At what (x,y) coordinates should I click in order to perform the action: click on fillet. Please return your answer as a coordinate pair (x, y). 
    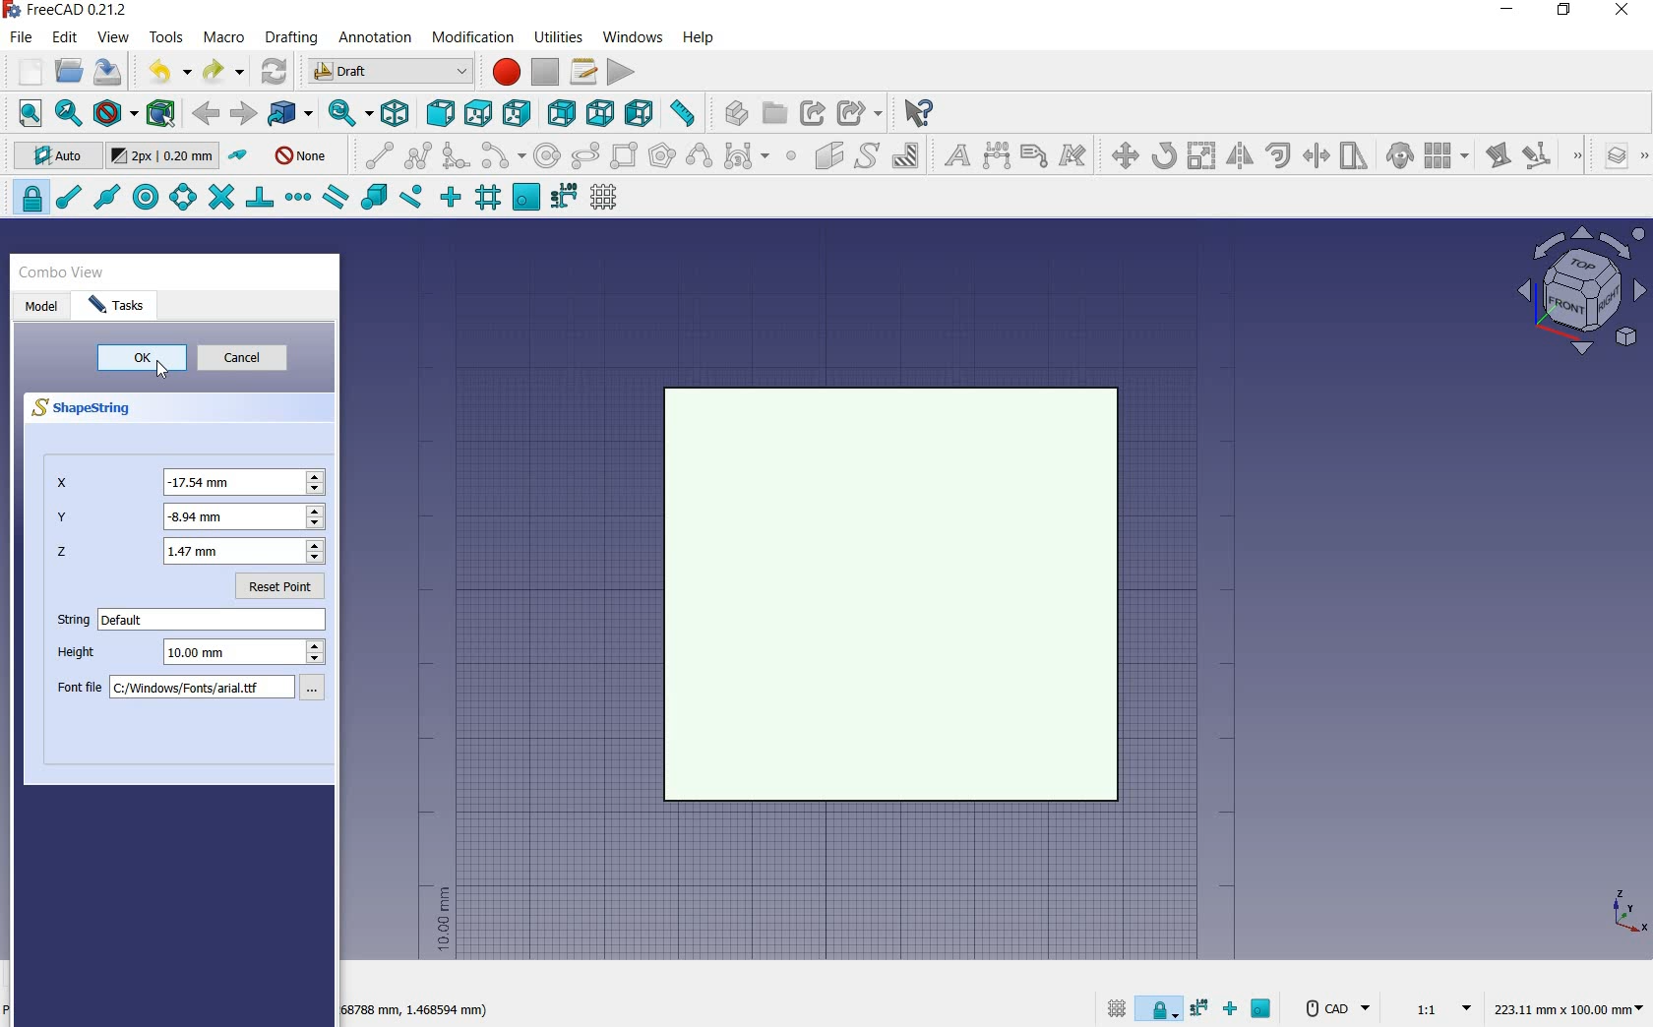
    Looking at the image, I should click on (457, 156).